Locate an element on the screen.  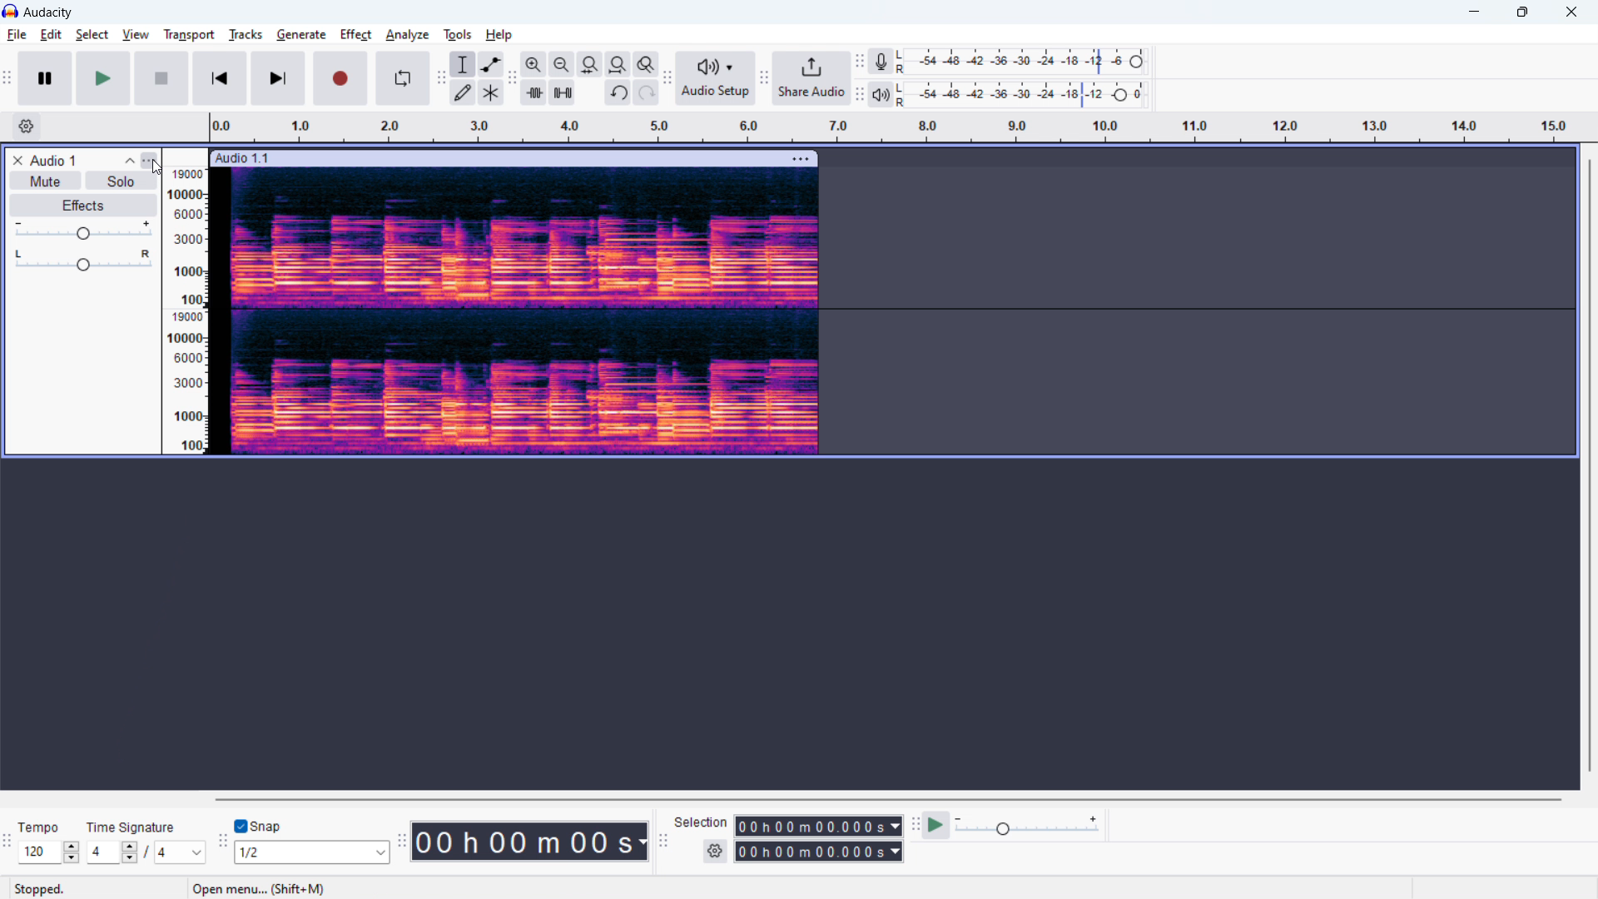
file is located at coordinates (17, 35).